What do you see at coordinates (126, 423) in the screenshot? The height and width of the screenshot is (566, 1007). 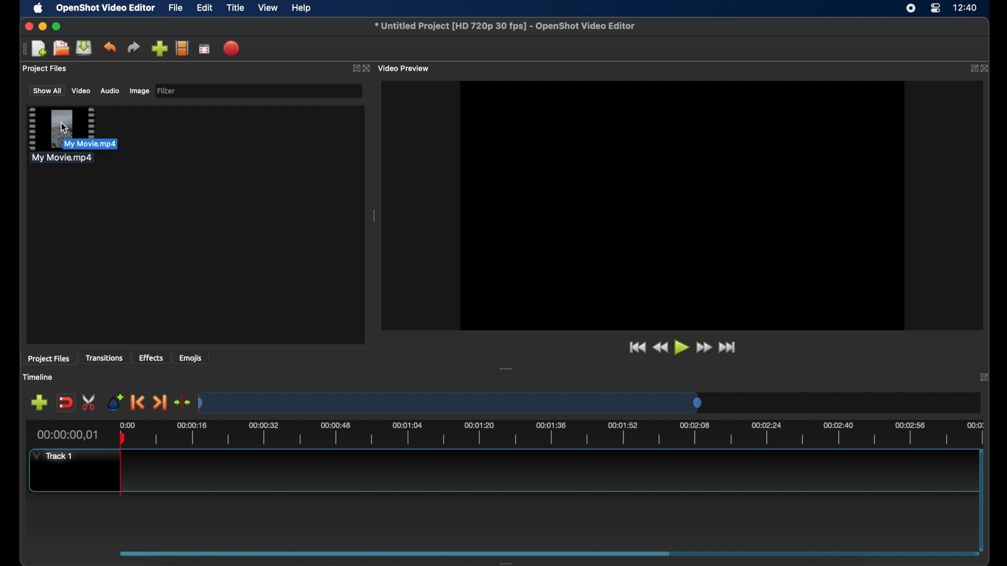 I see `0.00` at bounding box center [126, 423].